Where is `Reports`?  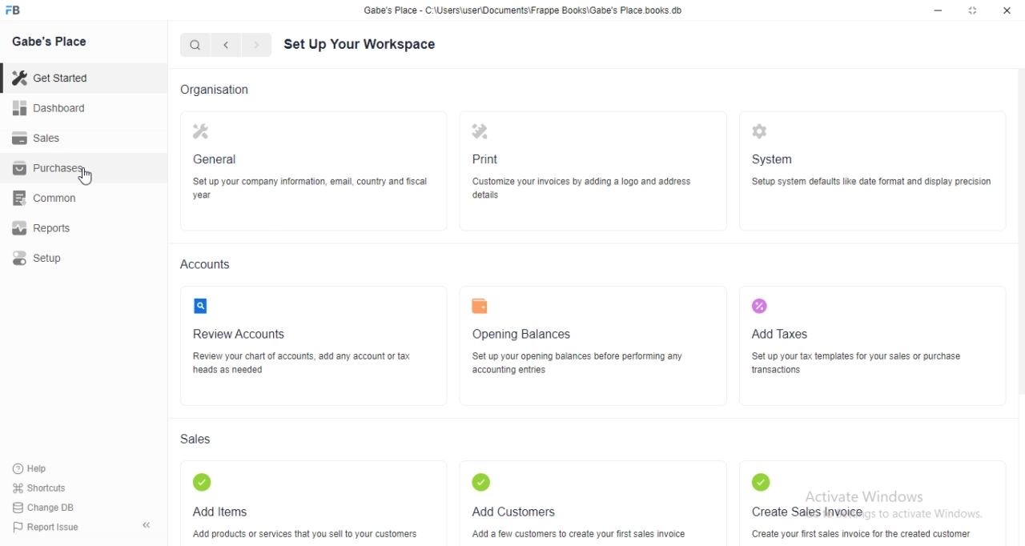
Reports is located at coordinates (83, 228).